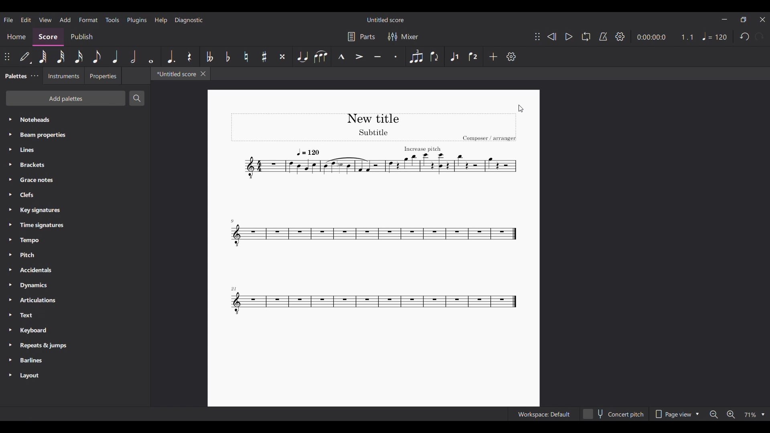  I want to click on Rewind, so click(551, 36).